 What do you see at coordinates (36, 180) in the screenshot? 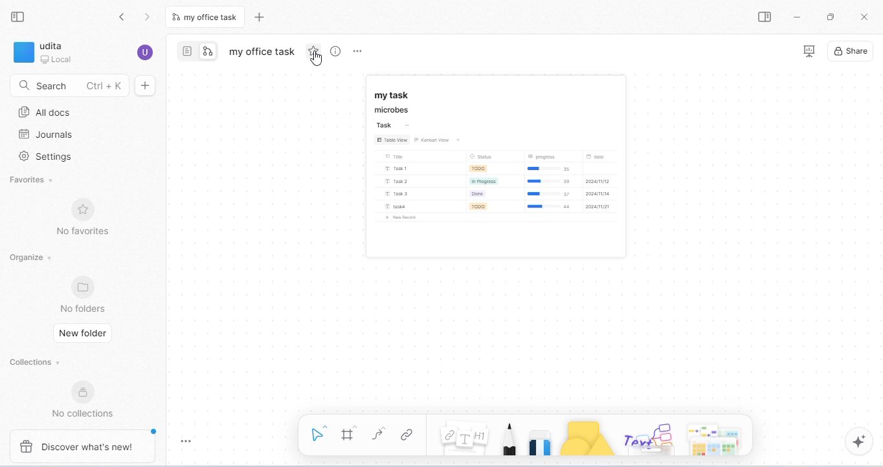
I see `favorites` at bounding box center [36, 180].